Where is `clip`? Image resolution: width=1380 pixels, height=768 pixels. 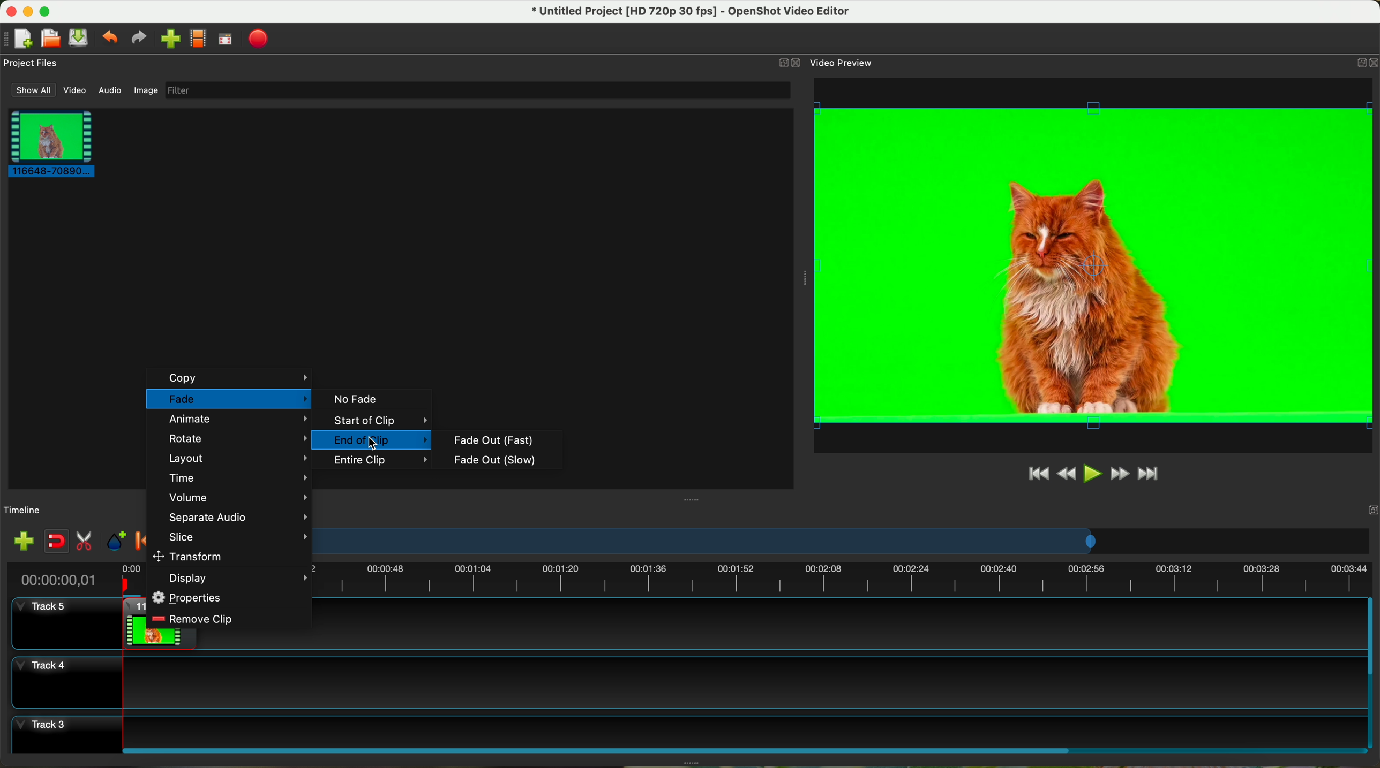 clip is located at coordinates (48, 143).